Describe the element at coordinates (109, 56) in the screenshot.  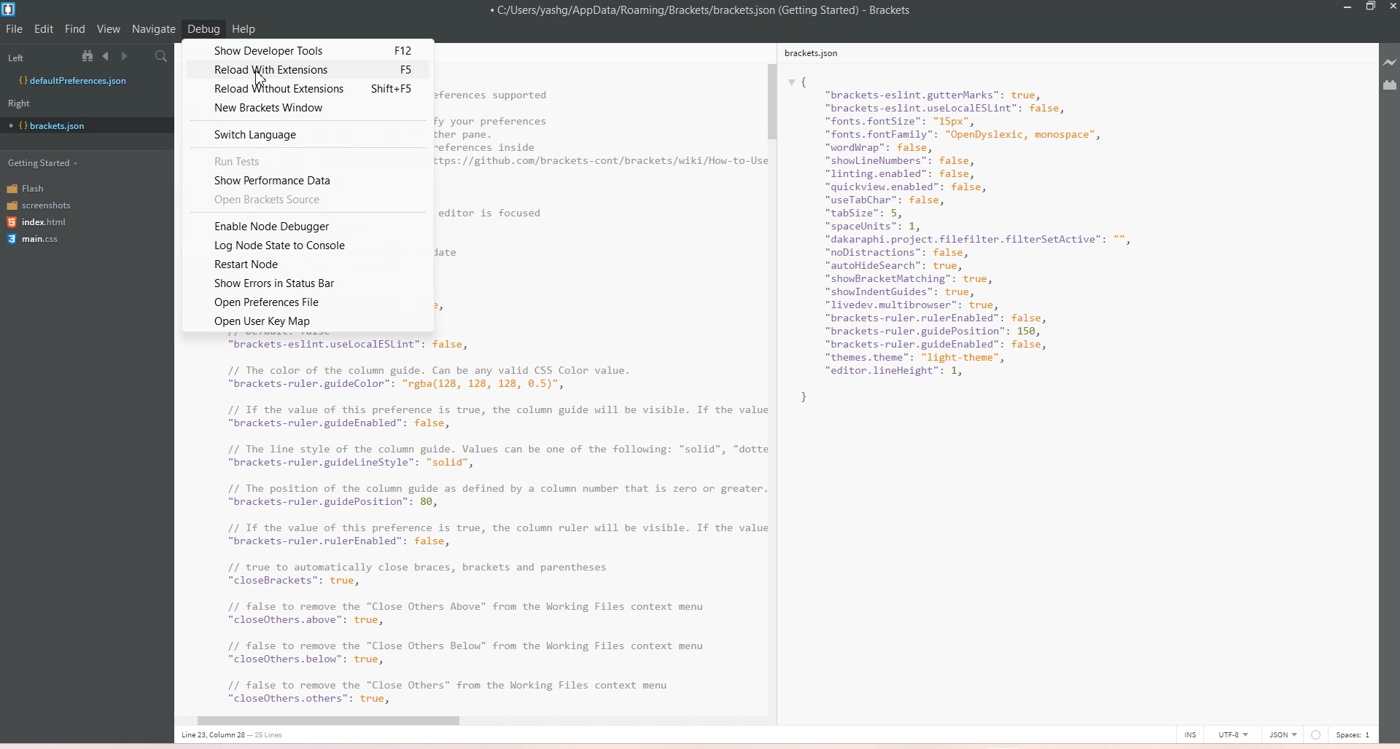
I see `Navigate Backwards` at that location.